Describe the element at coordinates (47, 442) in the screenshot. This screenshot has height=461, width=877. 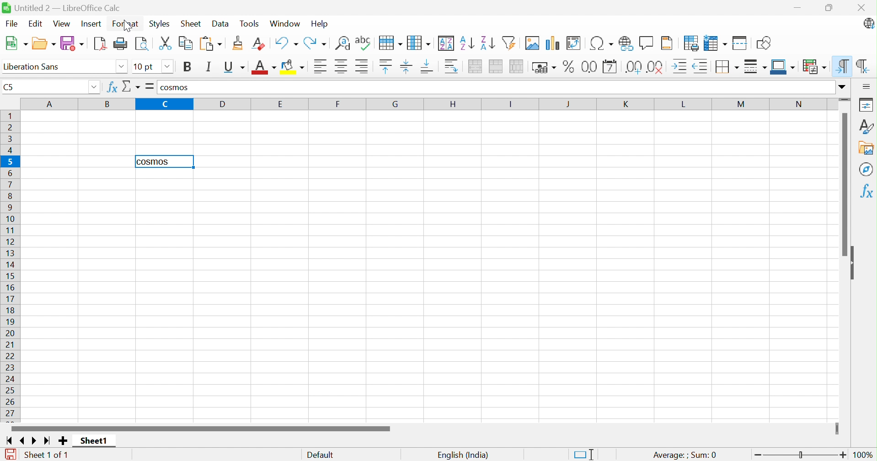
I see `Scroll to last sheet` at that location.